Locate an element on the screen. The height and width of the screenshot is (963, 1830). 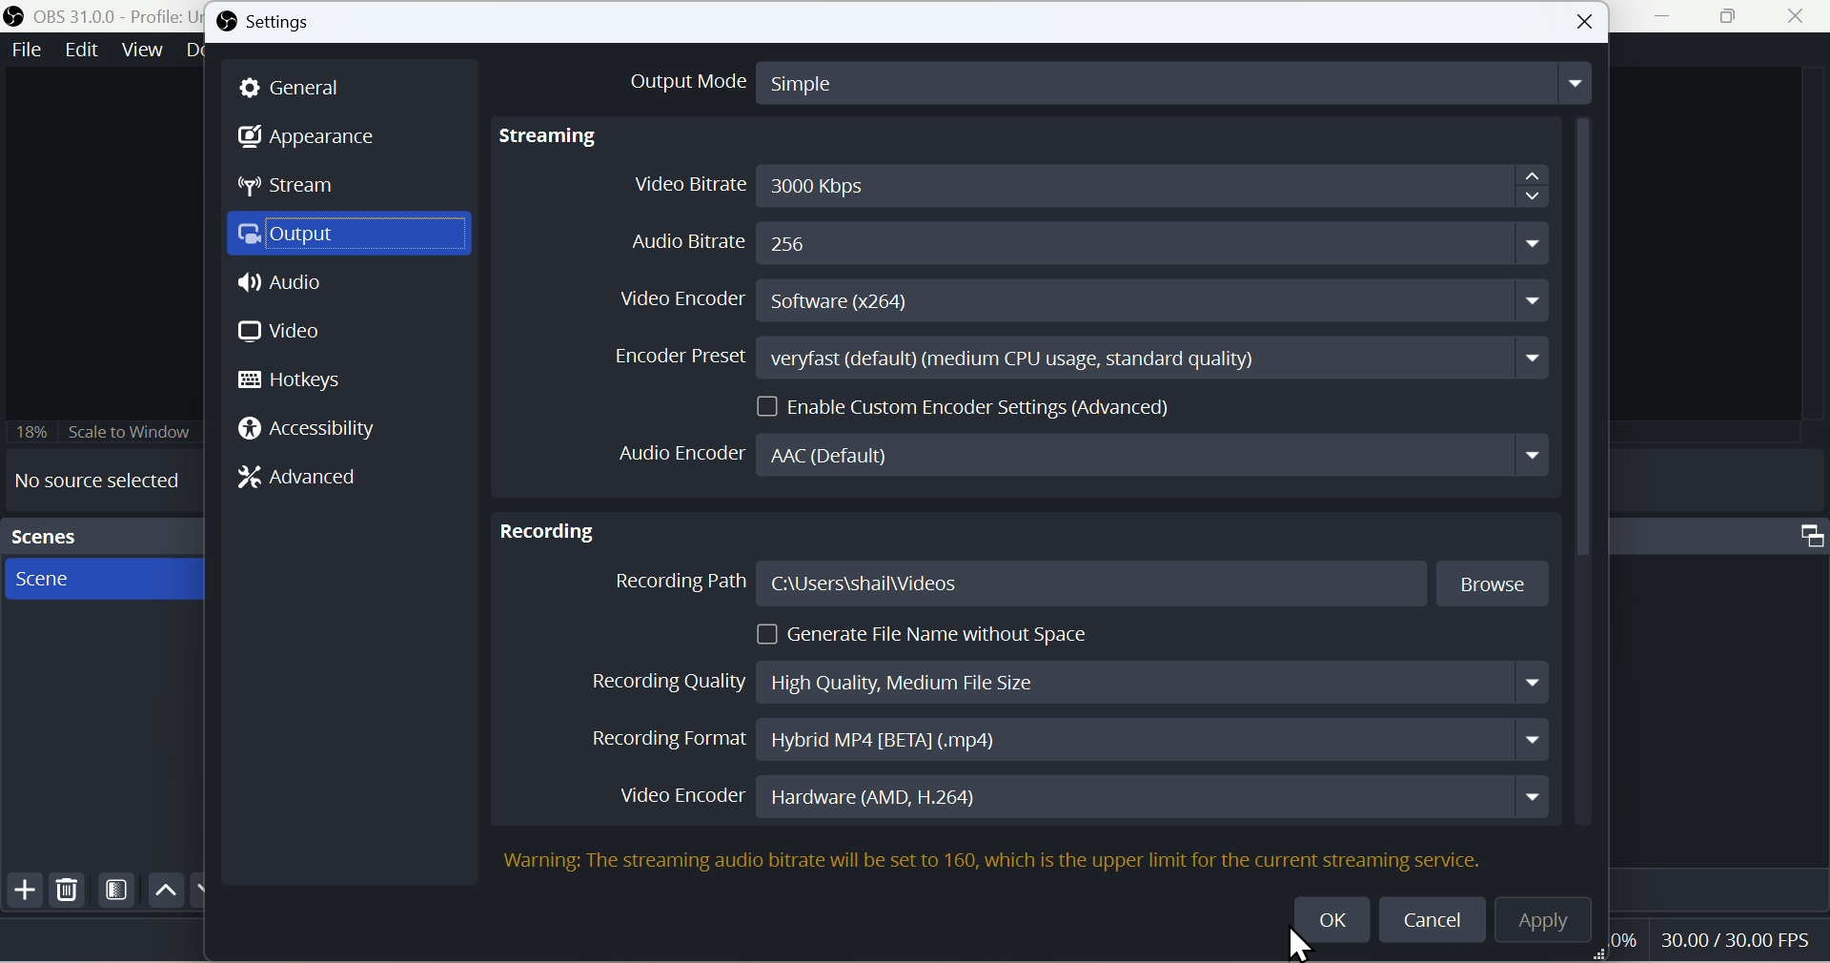
Filter is located at coordinates (117, 893).